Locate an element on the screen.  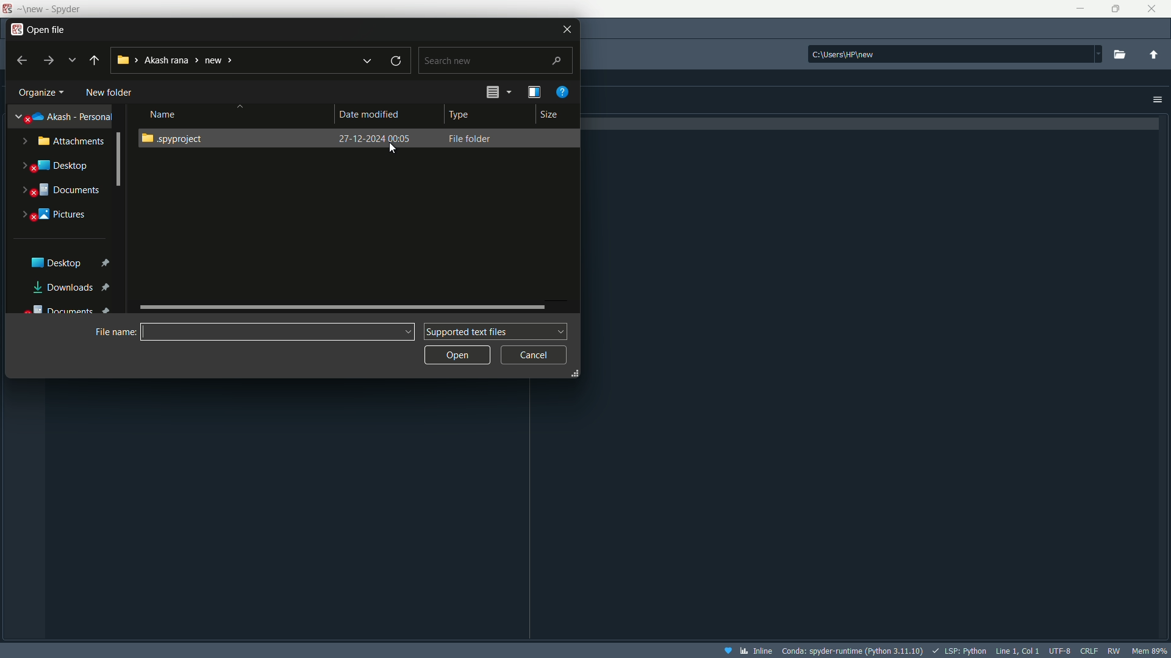
date modified is located at coordinates (374, 116).